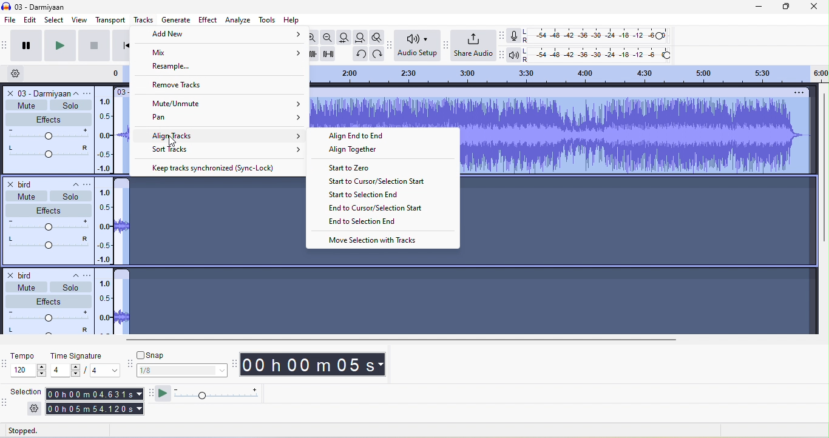 Image resolution: width=829 pixels, height=438 pixels. What do you see at coordinates (103, 307) in the screenshot?
I see `linear` at bounding box center [103, 307].